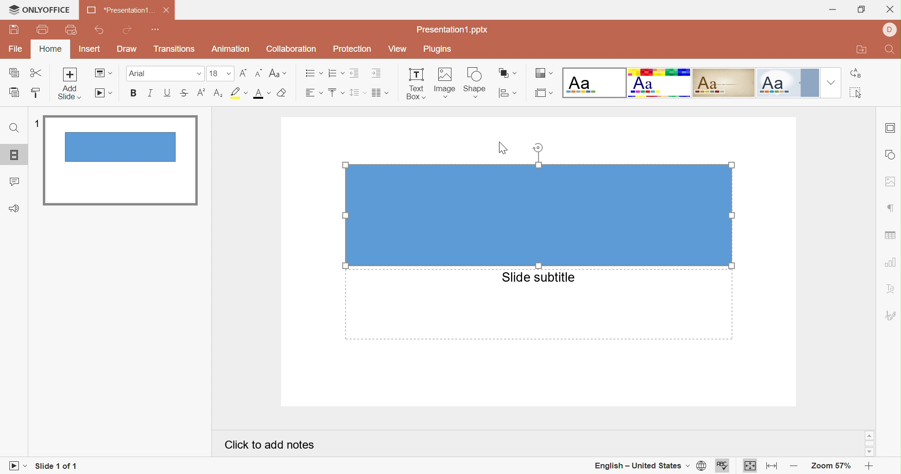 The height and width of the screenshot is (474, 901). I want to click on Find, so click(13, 129).